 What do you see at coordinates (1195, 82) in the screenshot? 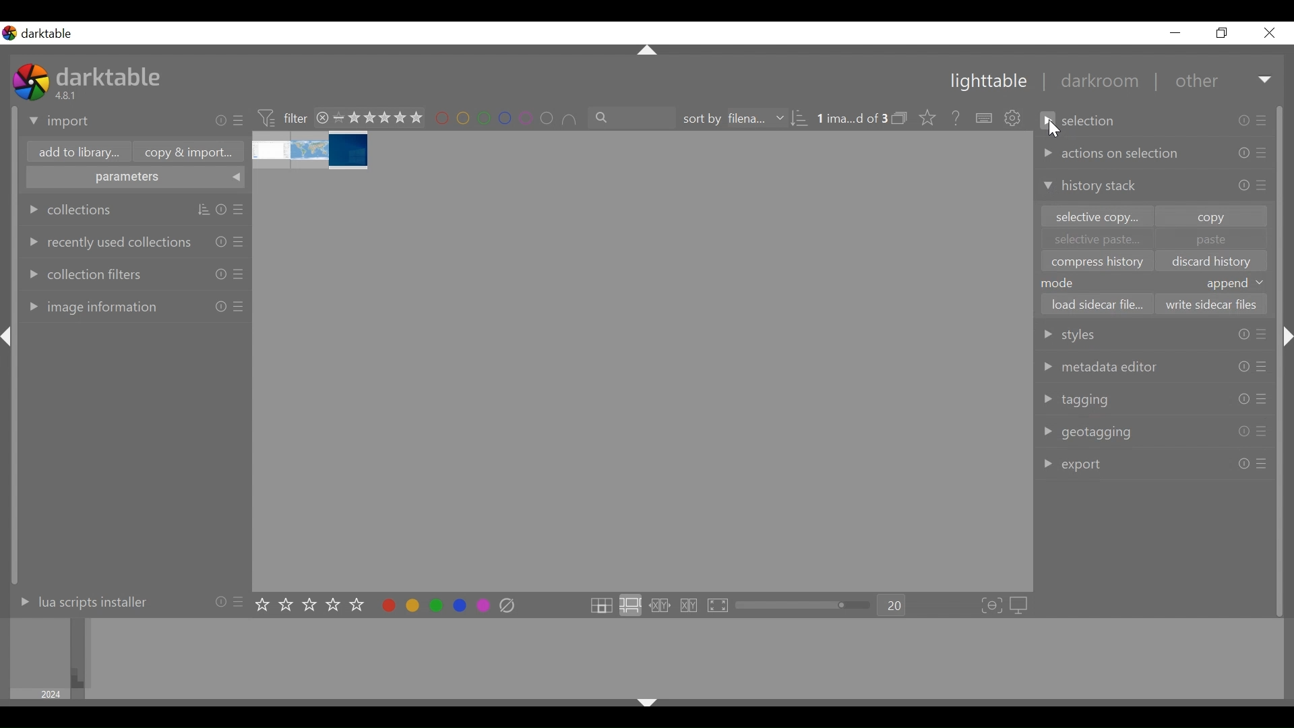
I see `other` at bounding box center [1195, 82].